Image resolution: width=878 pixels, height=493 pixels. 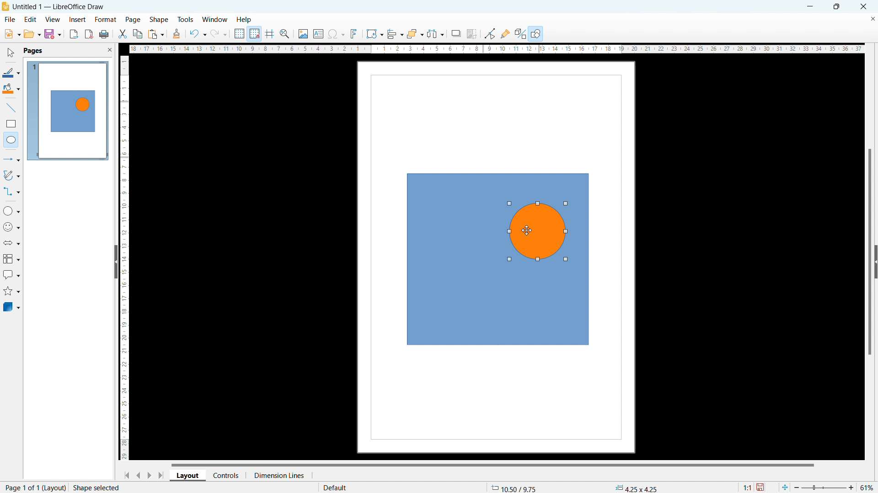 What do you see at coordinates (415, 34) in the screenshot?
I see `arrange` at bounding box center [415, 34].